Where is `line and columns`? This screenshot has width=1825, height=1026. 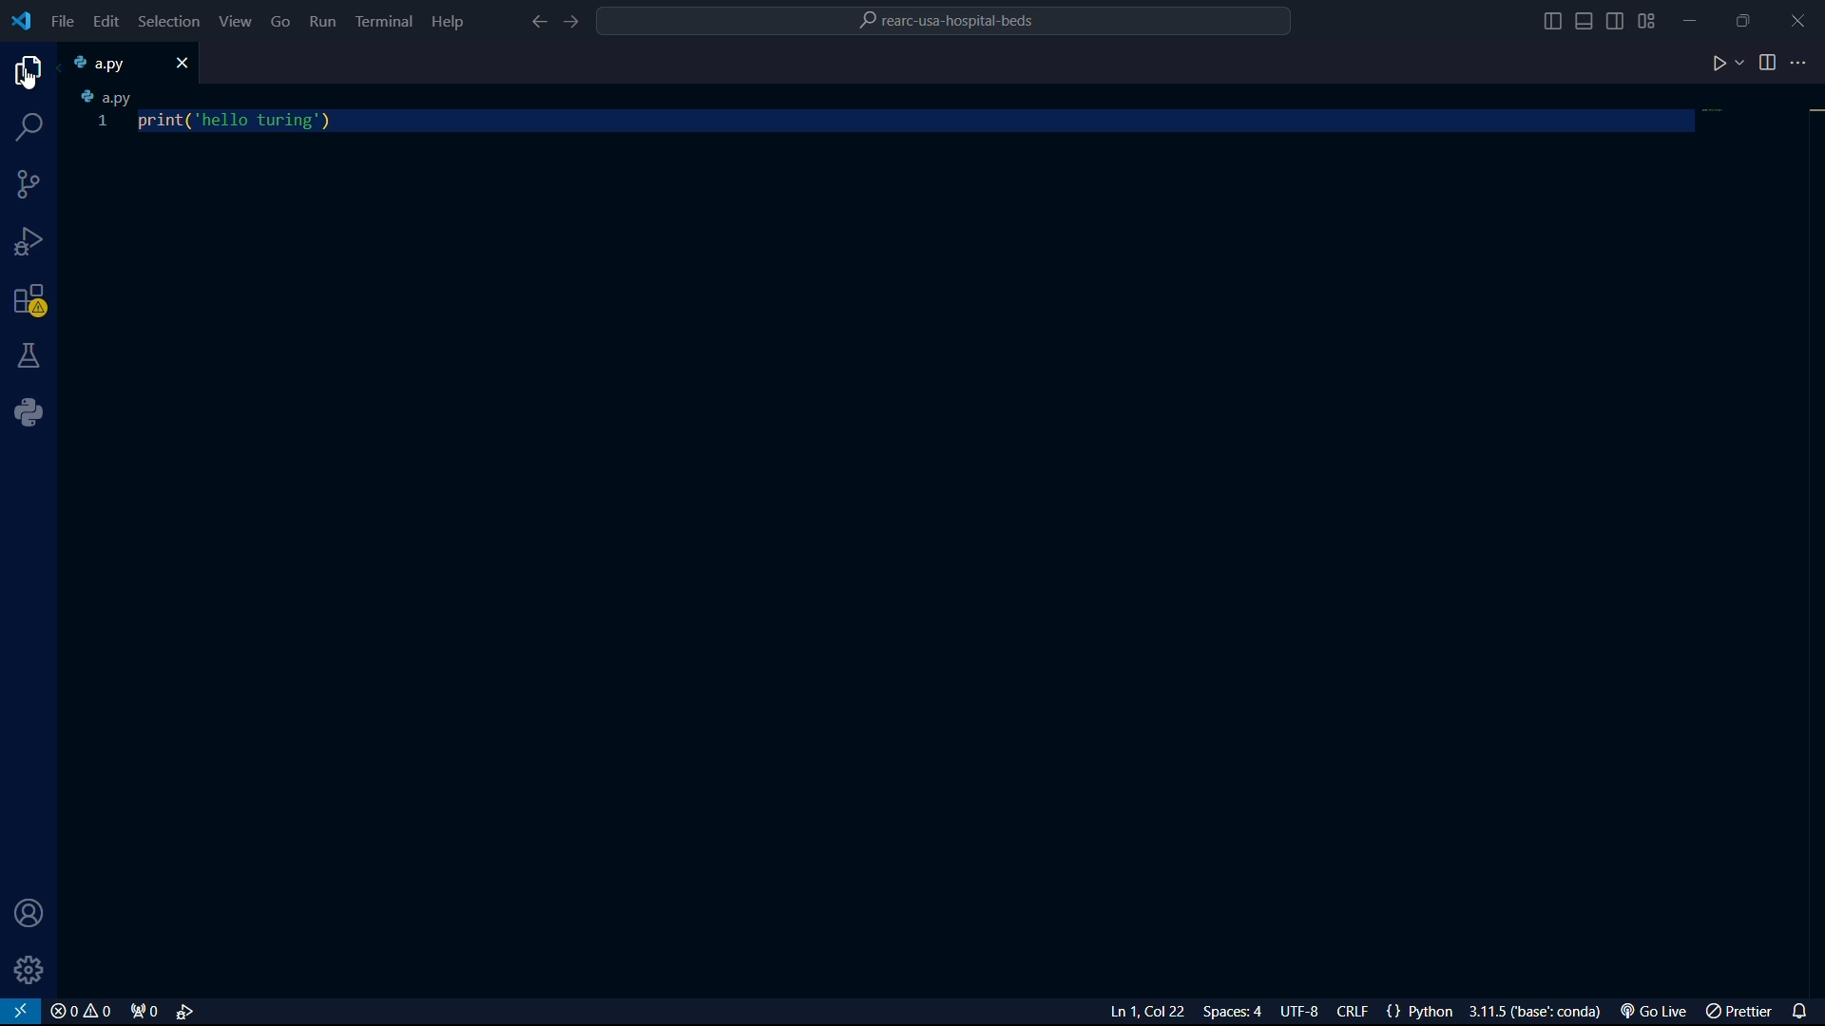 line and columns is located at coordinates (1149, 1013).